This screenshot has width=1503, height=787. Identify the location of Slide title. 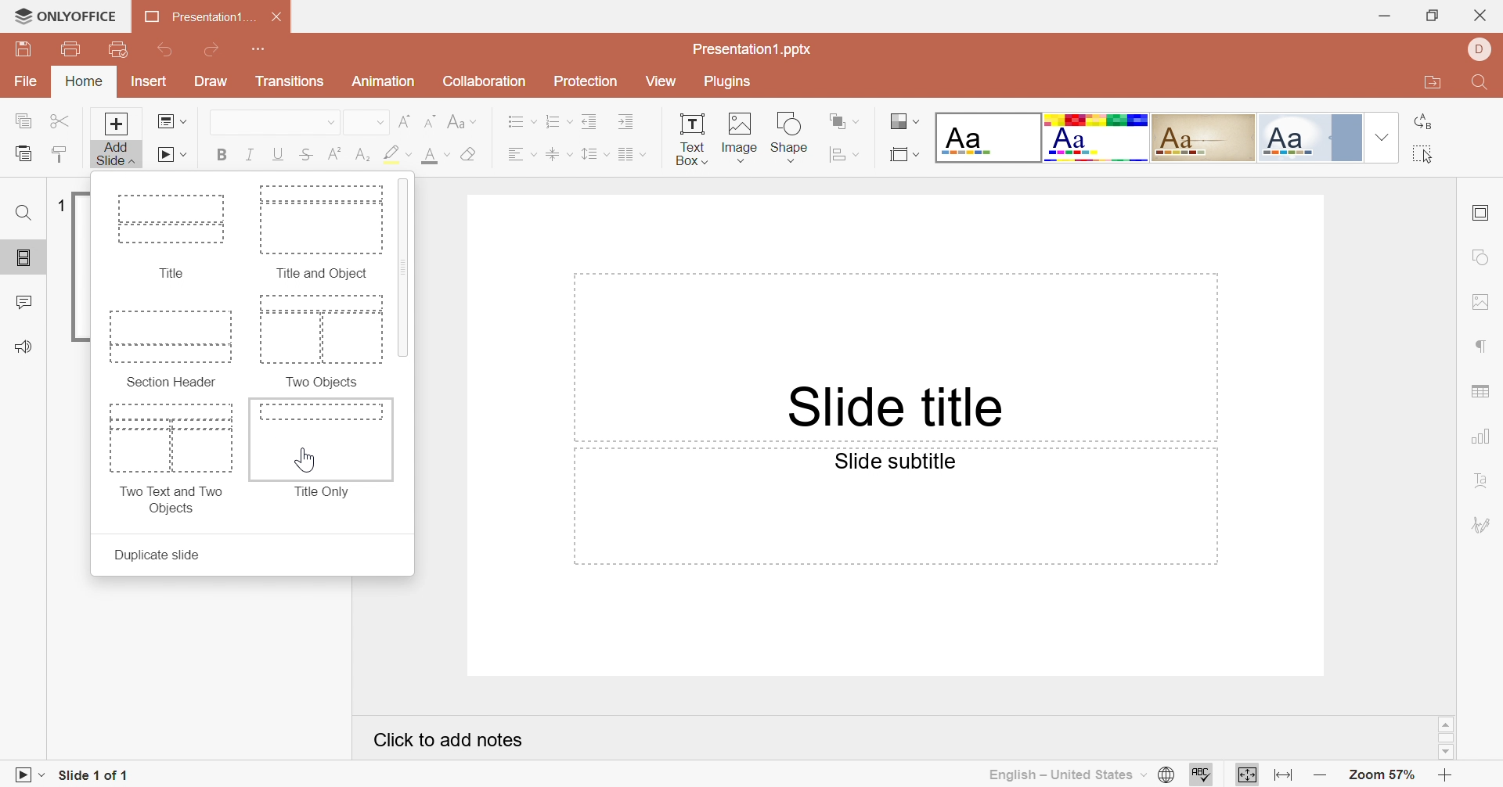
(892, 408).